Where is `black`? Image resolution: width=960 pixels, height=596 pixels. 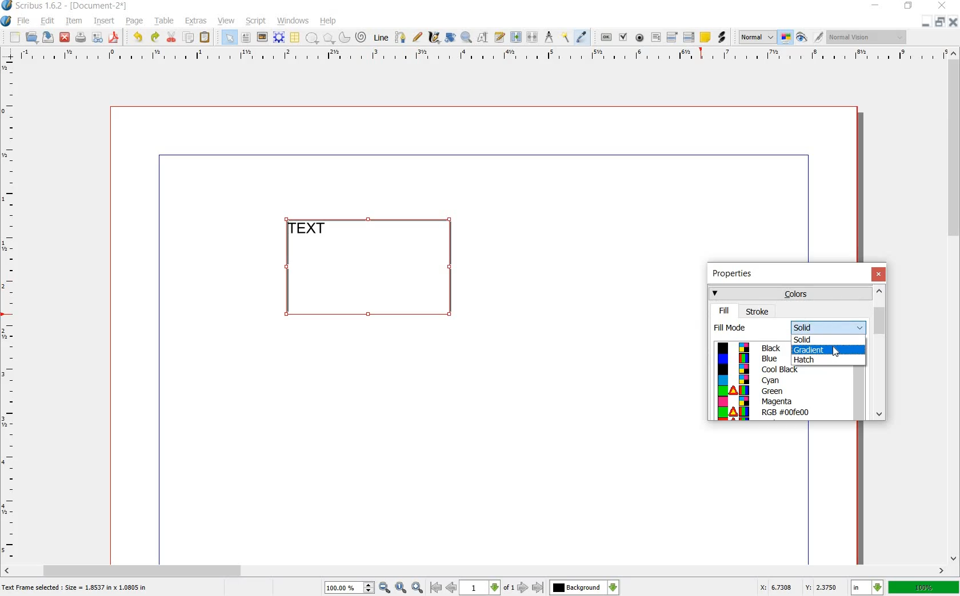
black is located at coordinates (772, 347).